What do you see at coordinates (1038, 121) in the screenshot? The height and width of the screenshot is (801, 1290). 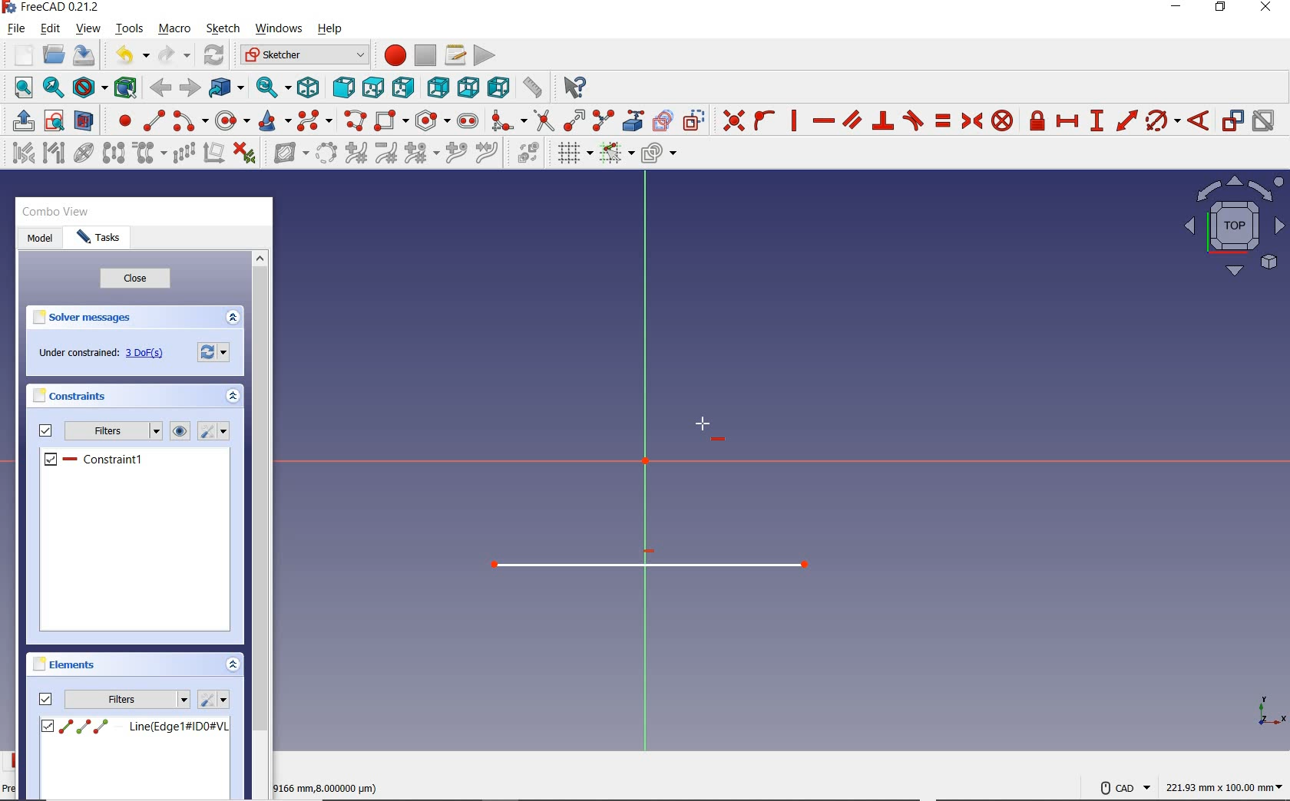 I see `CONSTRAIN LOCK` at bounding box center [1038, 121].